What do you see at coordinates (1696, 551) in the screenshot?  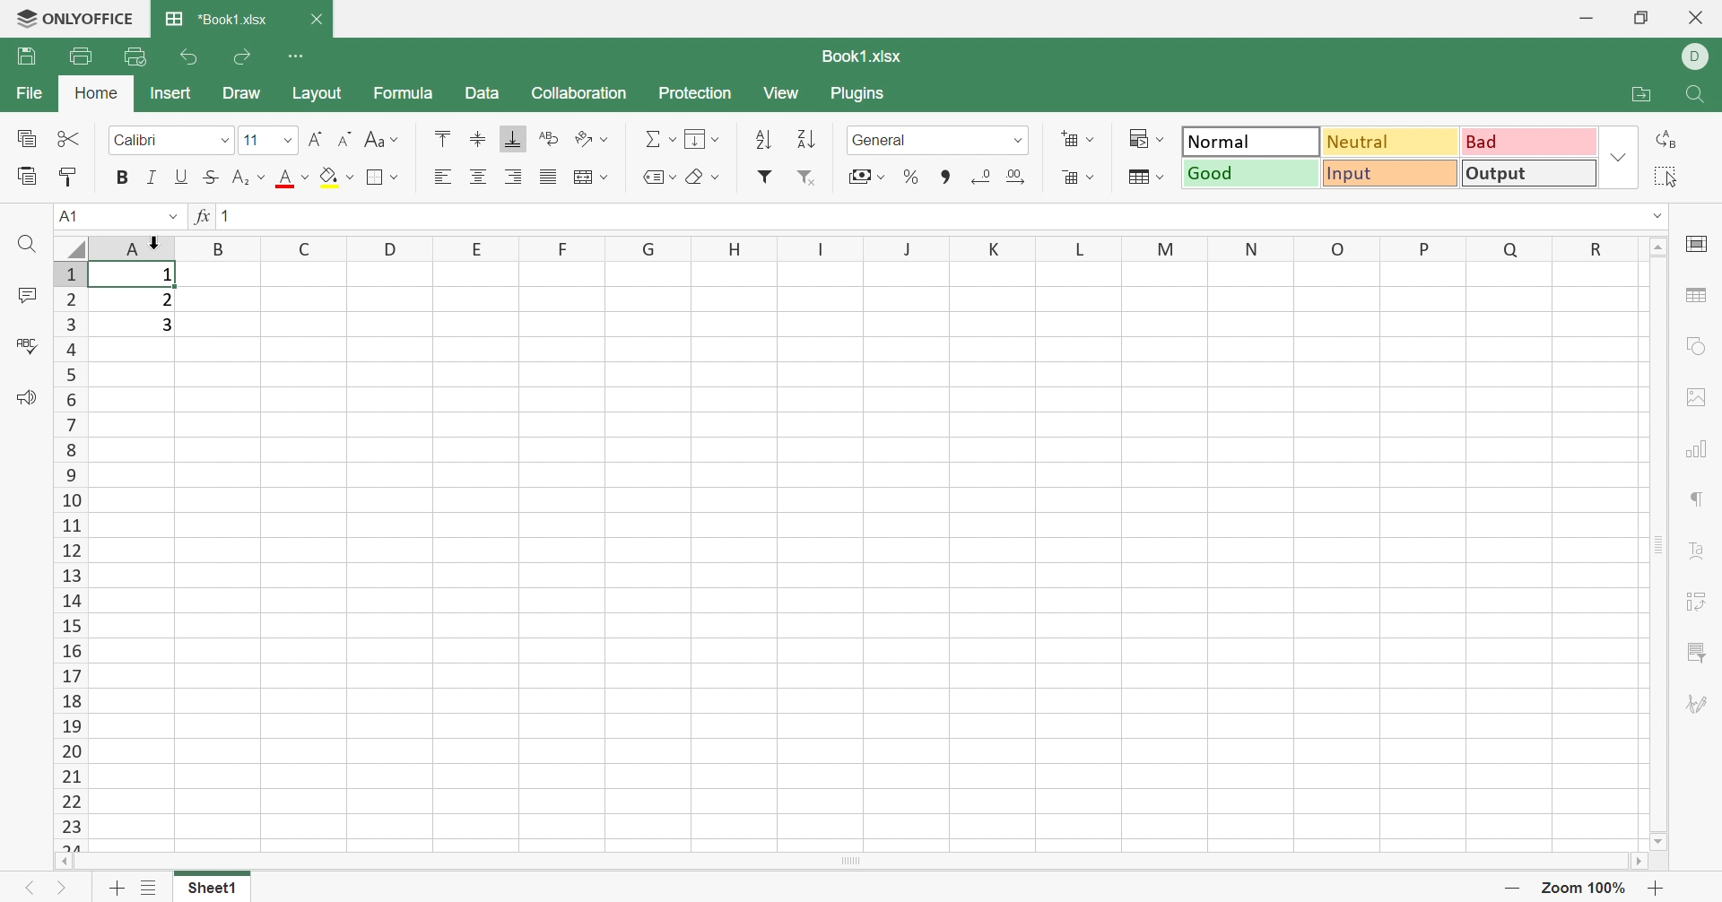 I see `Text art settings` at bounding box center [1696, 551].